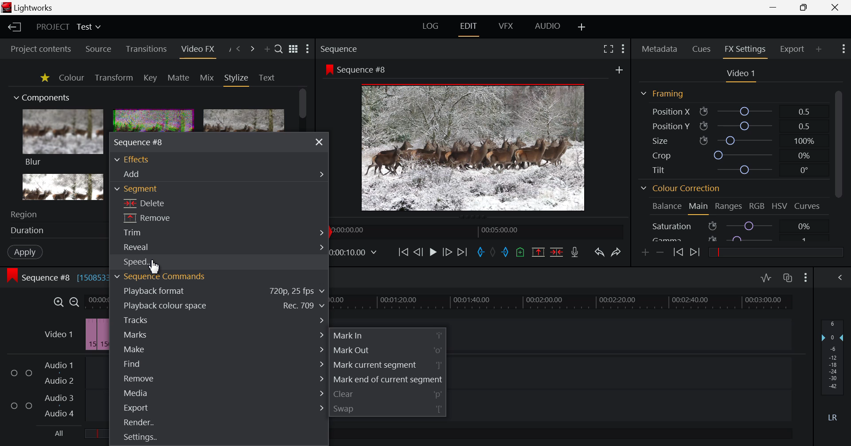 This screenshot has height=446, width=851. Describe the element at coordinates (666, 207) in the screenshot. I see `Balance` at that location.